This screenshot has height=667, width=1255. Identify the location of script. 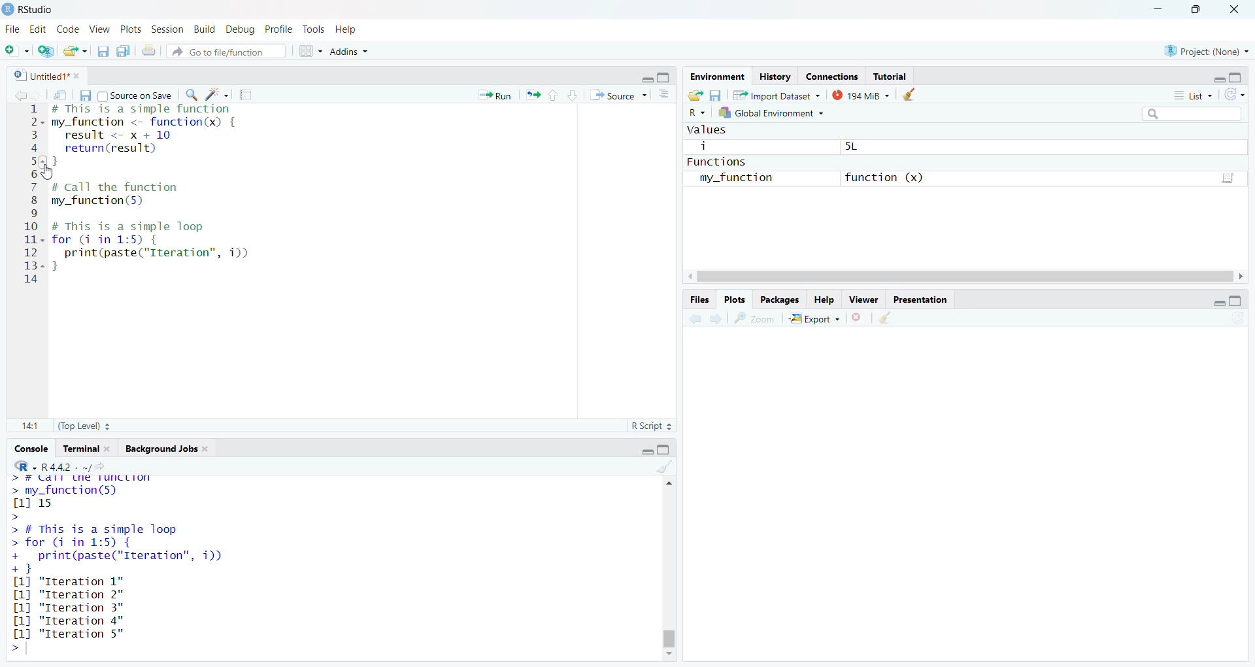
(1230, 176).